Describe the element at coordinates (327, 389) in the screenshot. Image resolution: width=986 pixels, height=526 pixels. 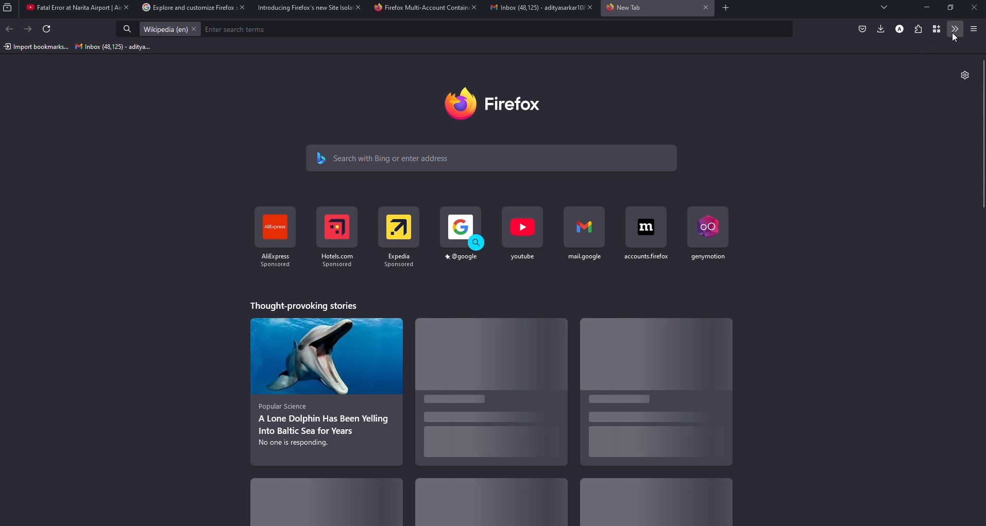
I see `stories` at that location.